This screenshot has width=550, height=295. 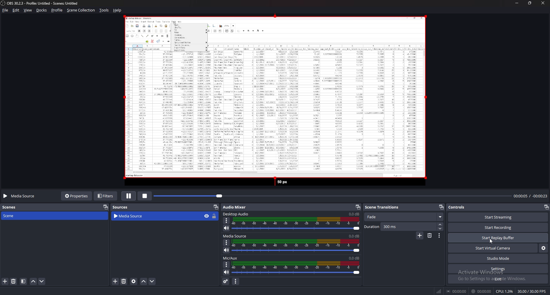 I want to click on move scene up, so click(x=34, y=282).